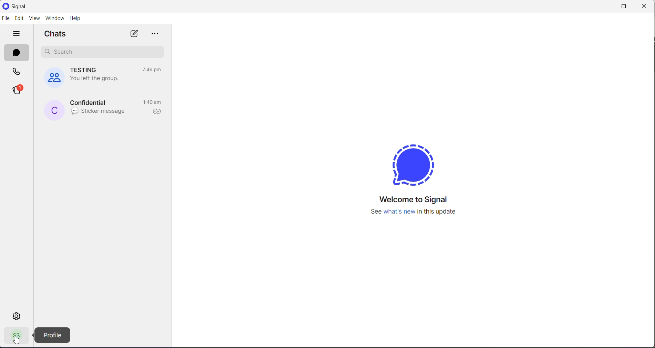 Image resolution: width=655 pixels, height=348 pixels. Describe the element at coordinates (85, 69) in the screenshot. I see `group name` at that location.